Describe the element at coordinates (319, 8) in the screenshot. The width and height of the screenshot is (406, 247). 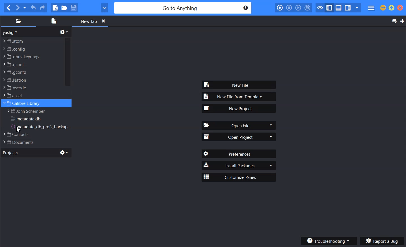
I see `Toggle Focus Mode` at that location.